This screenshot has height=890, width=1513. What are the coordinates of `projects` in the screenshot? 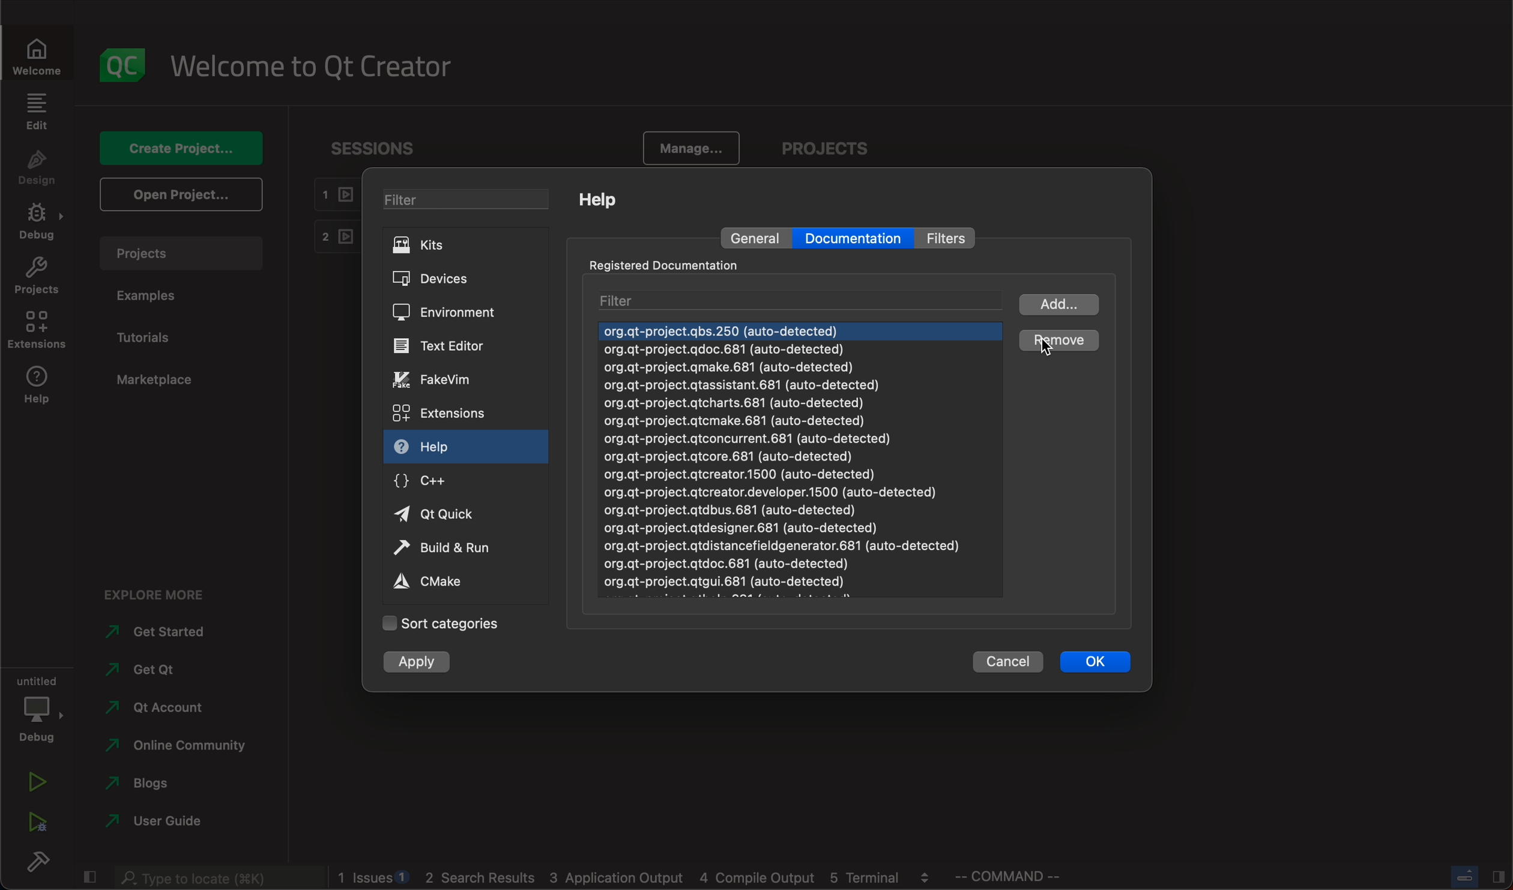 It's located at (36, 274).